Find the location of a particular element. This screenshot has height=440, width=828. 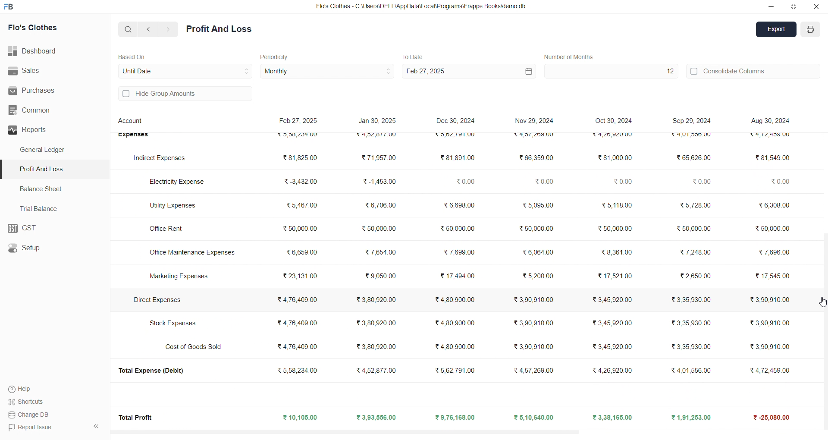

₹3,90,910.00 is located at coordinates (534, 347).